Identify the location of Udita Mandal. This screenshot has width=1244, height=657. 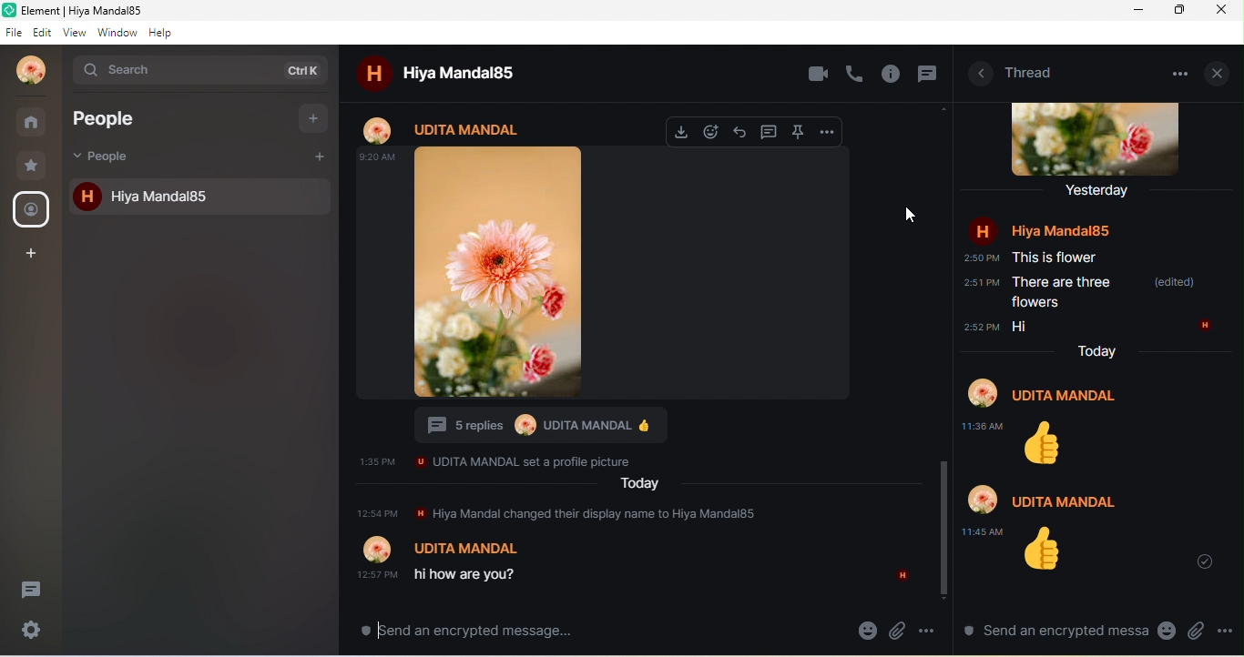
(469, 547).